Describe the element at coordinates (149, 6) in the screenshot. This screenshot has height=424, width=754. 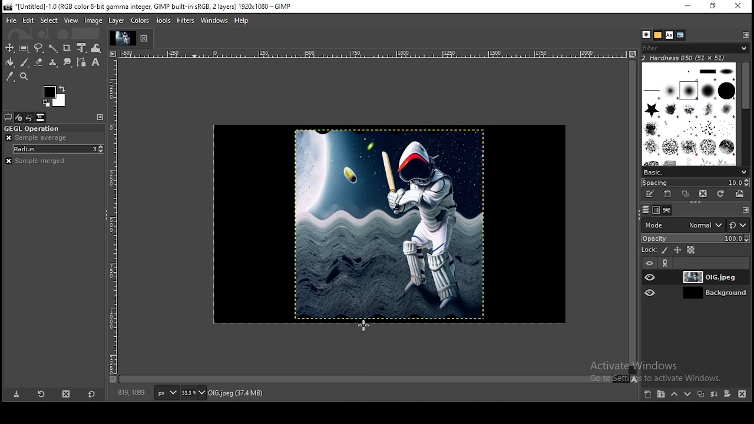
I see `icon and file name` at that location.